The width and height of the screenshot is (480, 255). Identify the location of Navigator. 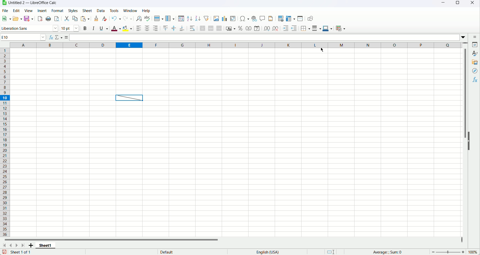
(475, 71).